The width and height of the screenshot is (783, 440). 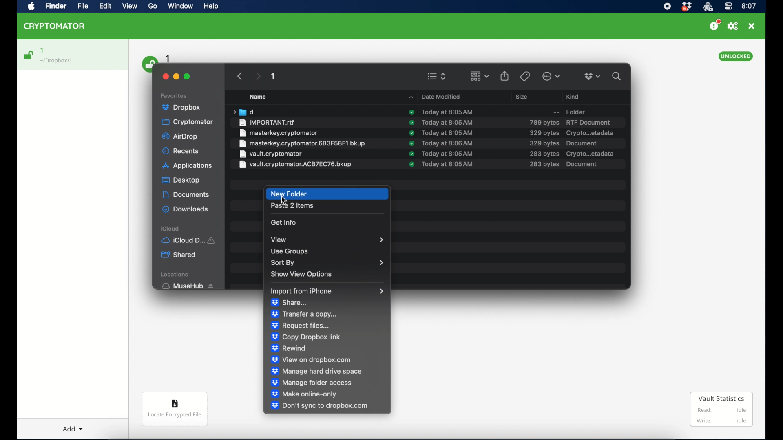 What do you see at coordinates (283, 200) in the screenshot?
I see `cursor` at bounding box center [283, 200].